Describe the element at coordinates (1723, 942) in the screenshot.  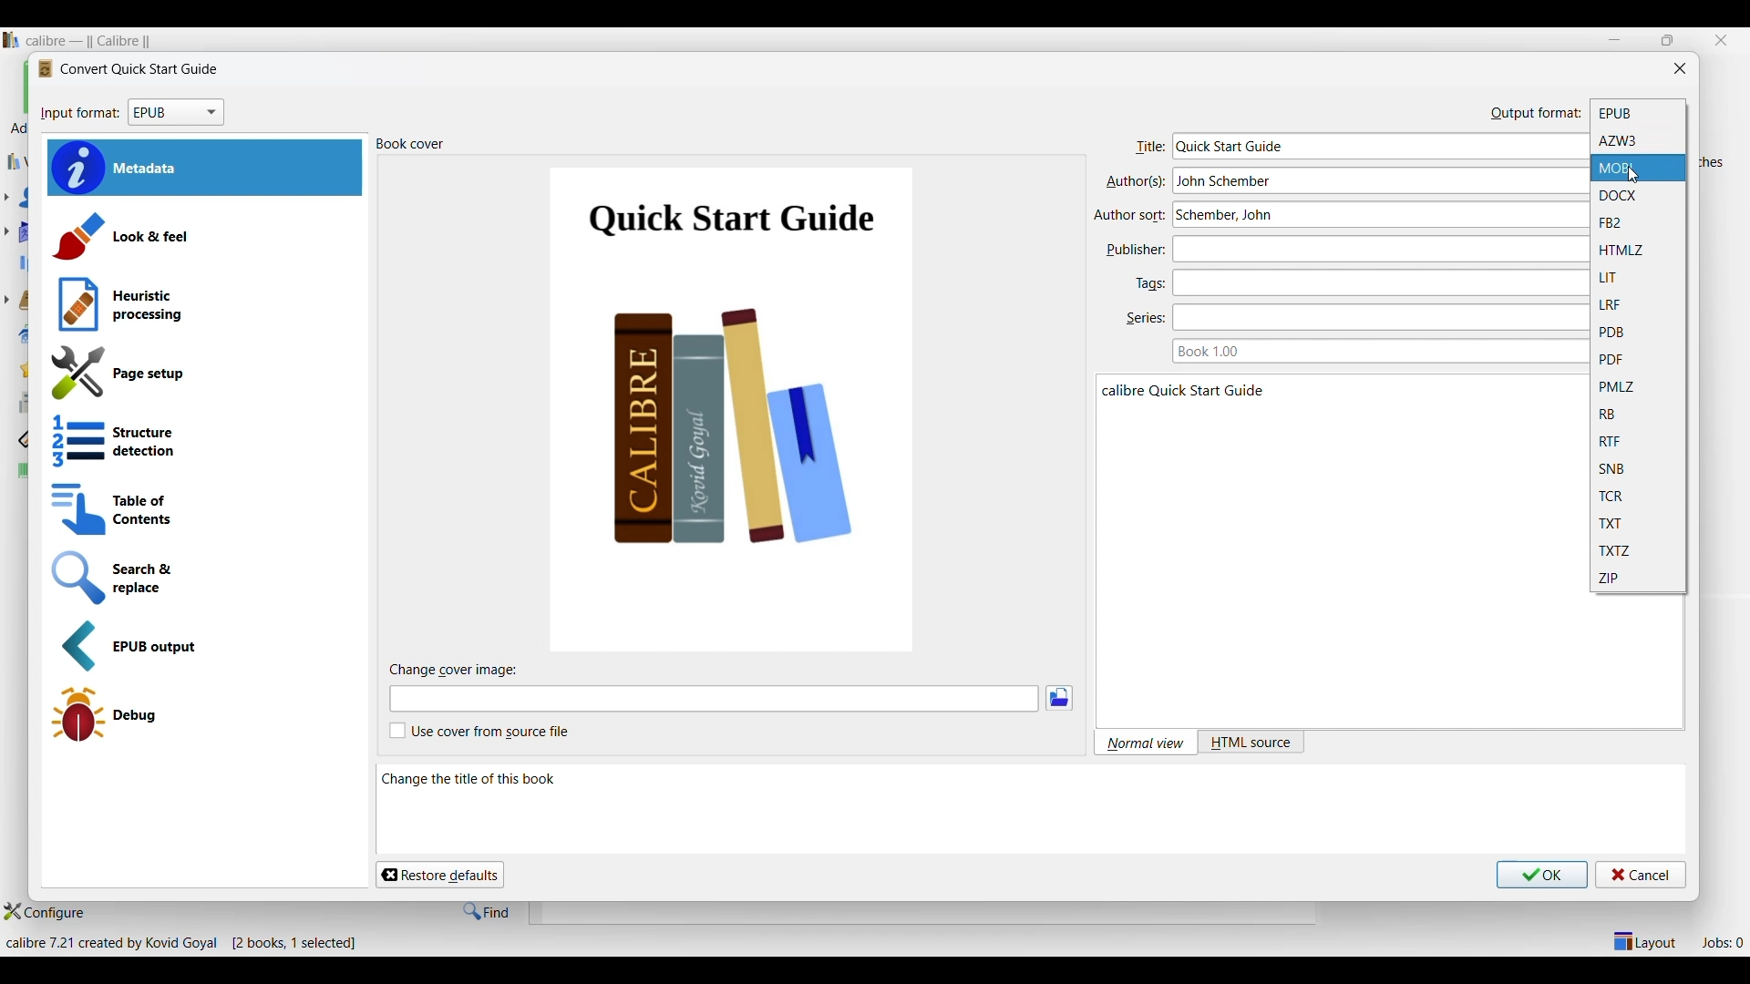
I see `Jobs` at that location.